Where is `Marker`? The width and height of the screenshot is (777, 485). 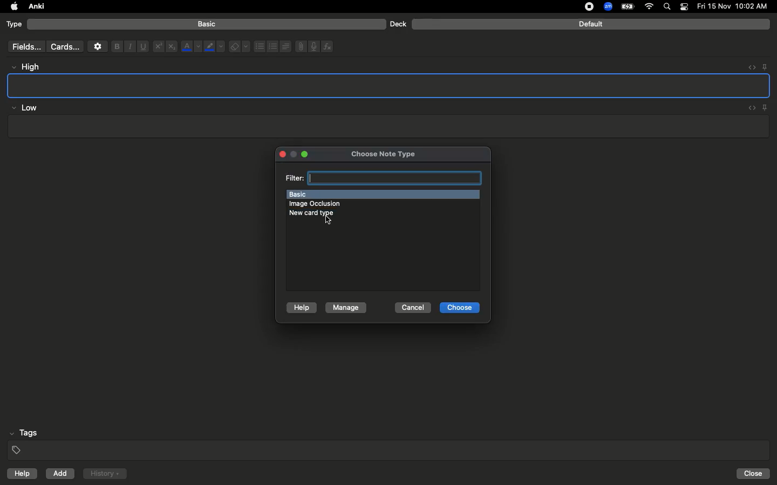
Marker is located at coordinates (214, 47).